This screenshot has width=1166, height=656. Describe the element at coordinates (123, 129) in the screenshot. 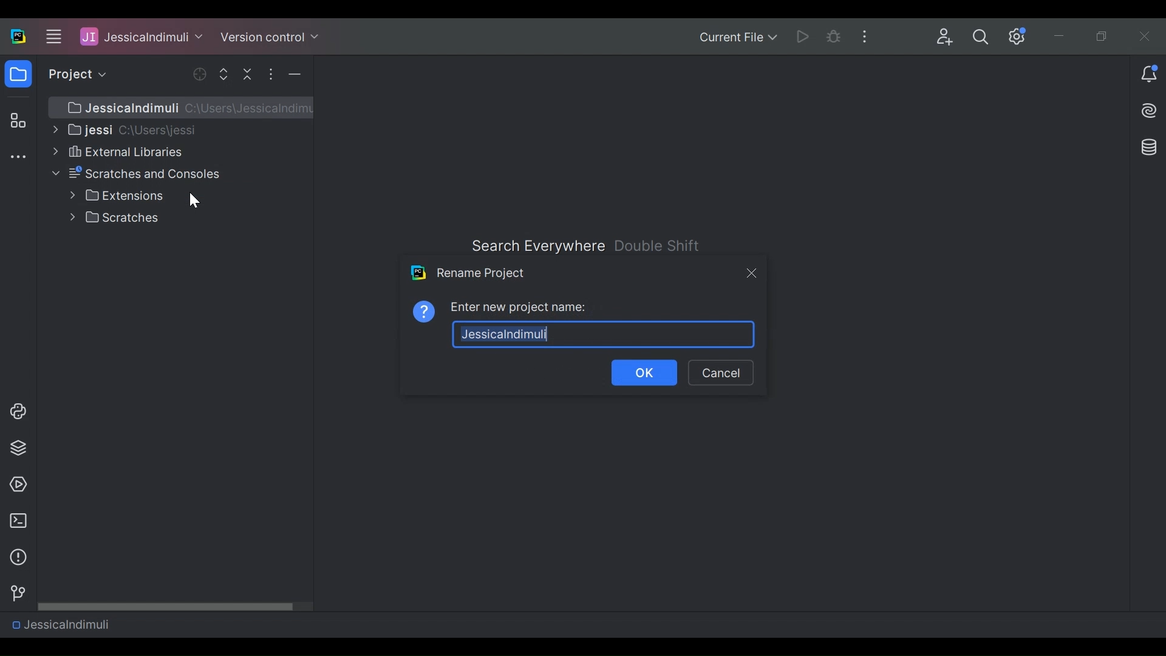

I see `Project Directory` at that location.